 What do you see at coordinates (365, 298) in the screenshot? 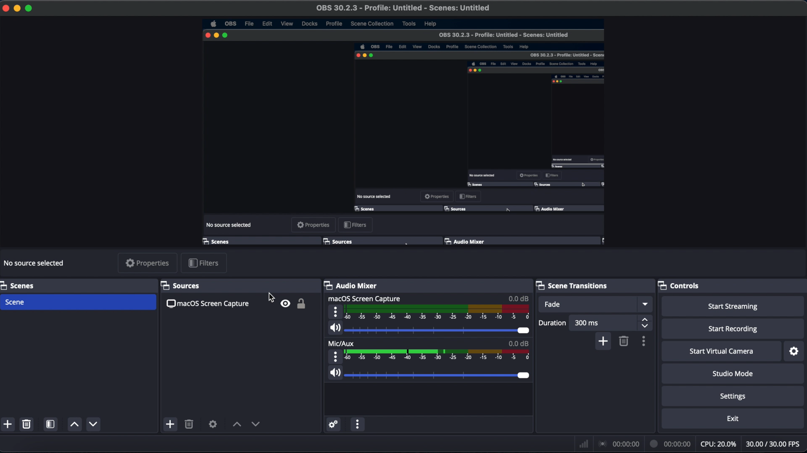
I see `macOS screen capture` at bounding box center [365, 298].